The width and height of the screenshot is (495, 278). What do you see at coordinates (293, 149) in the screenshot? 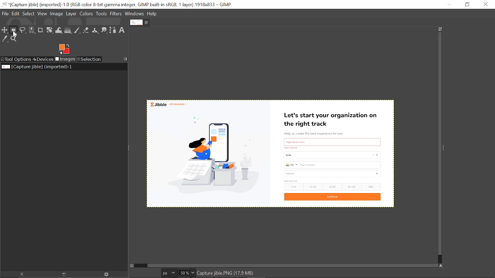
I see `text` at bounding box center [293, 149].